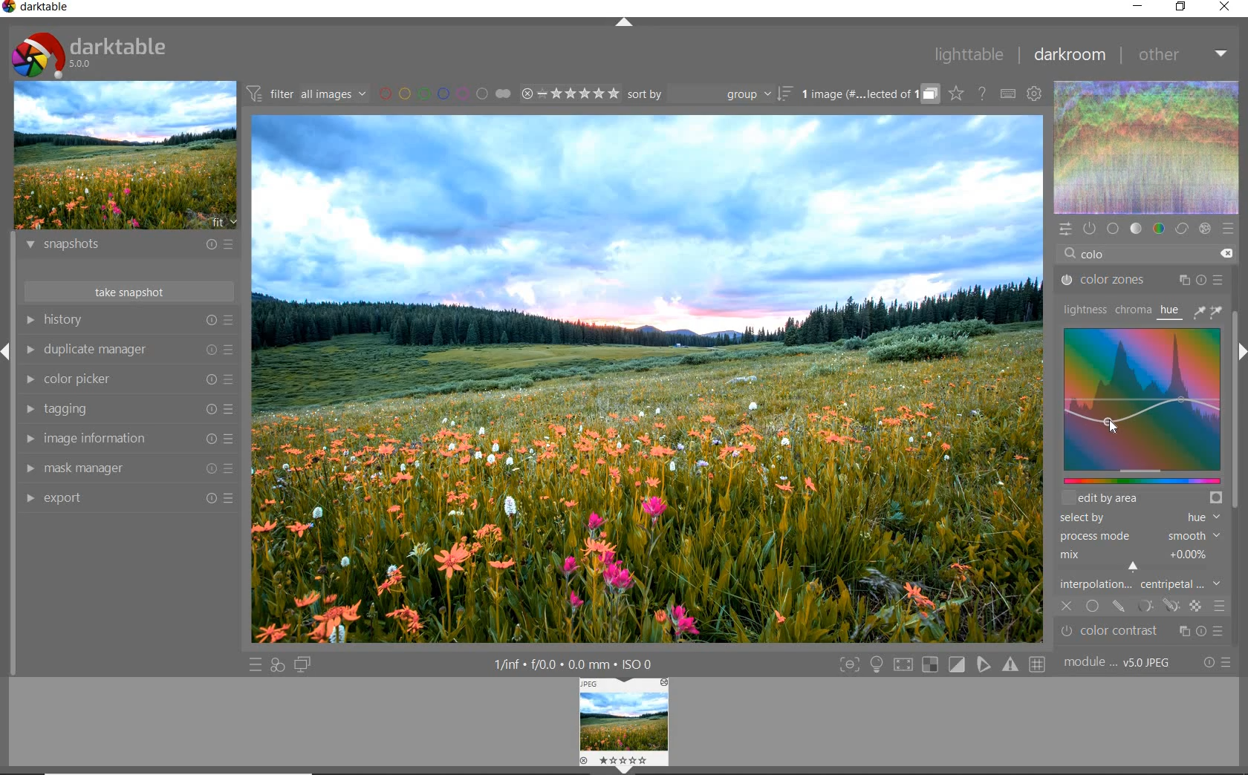 Image resolution: width=1248 pixels, height=775 pixels. I want to click on base, so click(1113, 229).